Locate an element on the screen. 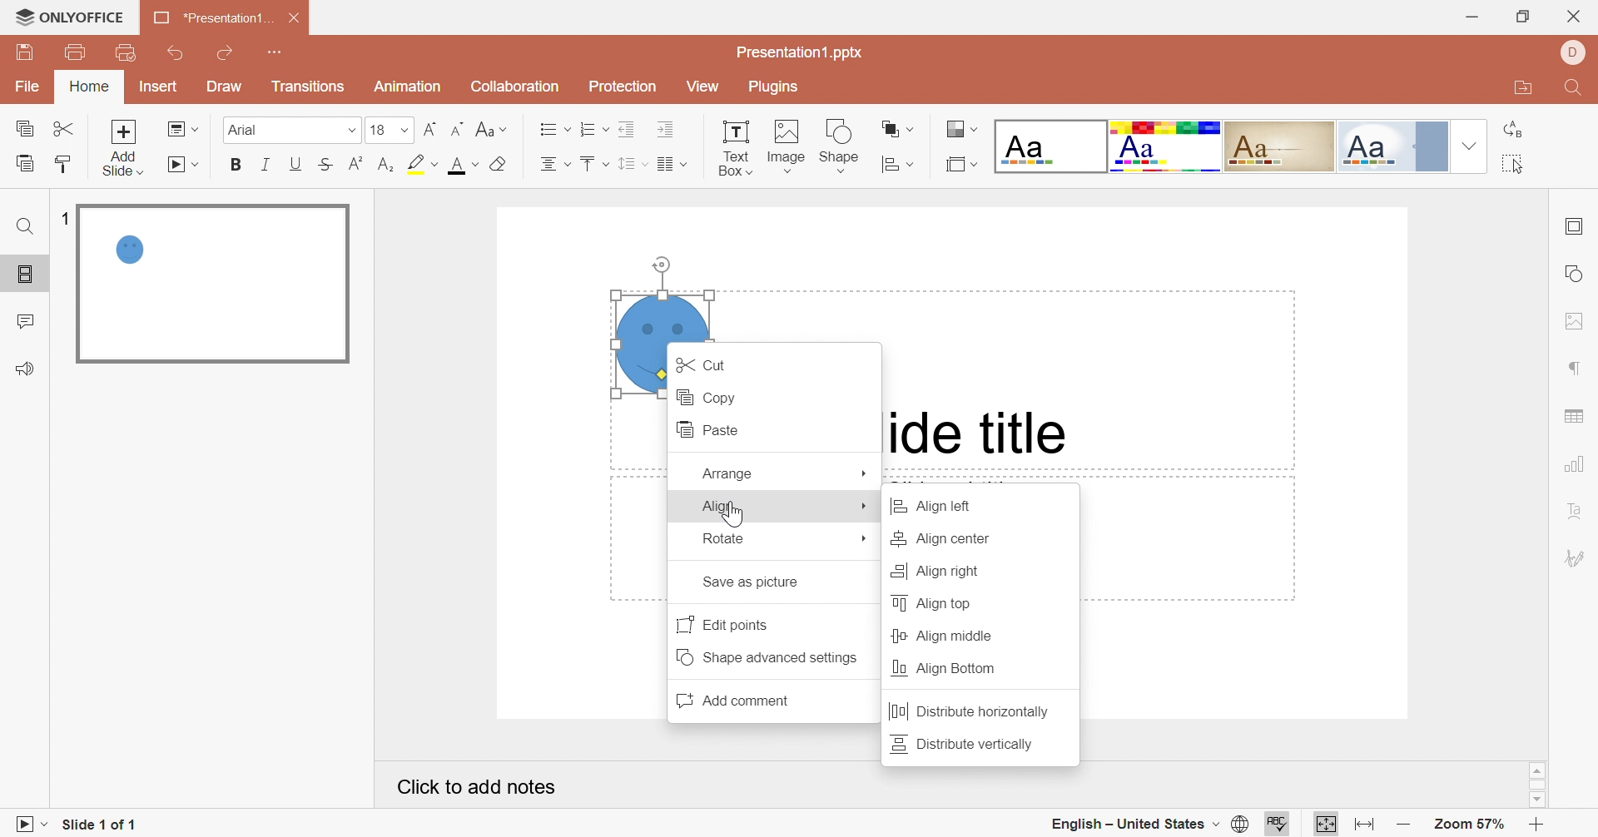  Fit to width is located at coordinates (1365, 825).